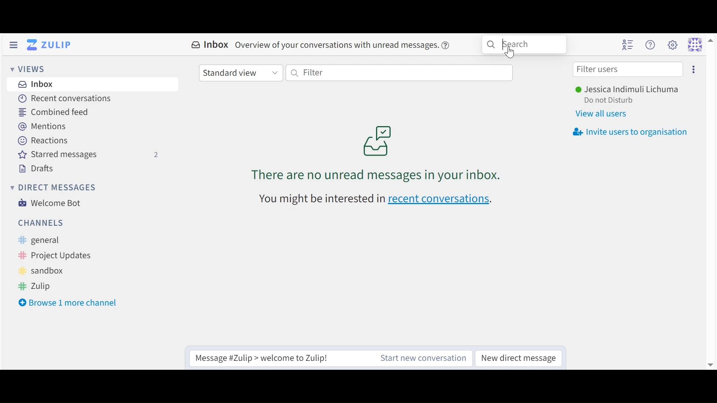 Image resolution: width=717 pixels, height=403 pixels. What do you see at coordinates (519, 357) in the screenshot?
I see `New direct message` at bounding box center [519, 357].